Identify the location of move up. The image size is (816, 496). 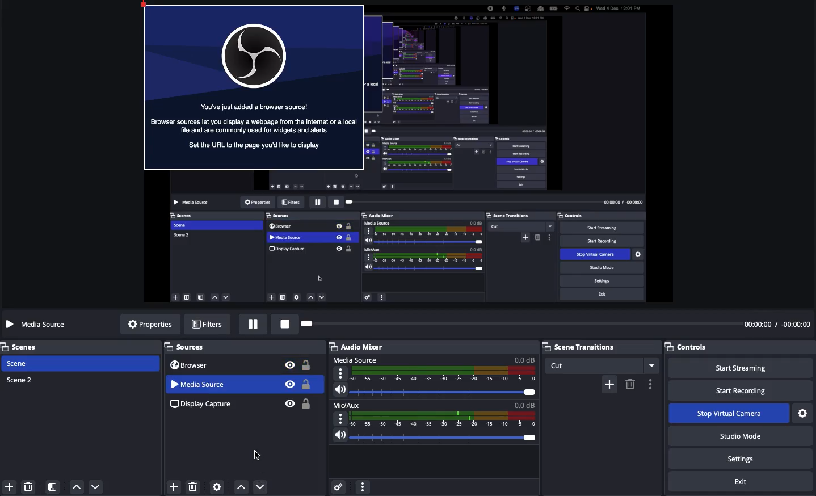
(78, 485).